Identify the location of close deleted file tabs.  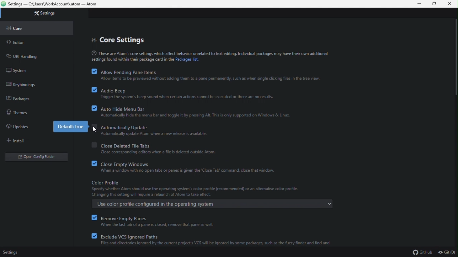
(157, 147).